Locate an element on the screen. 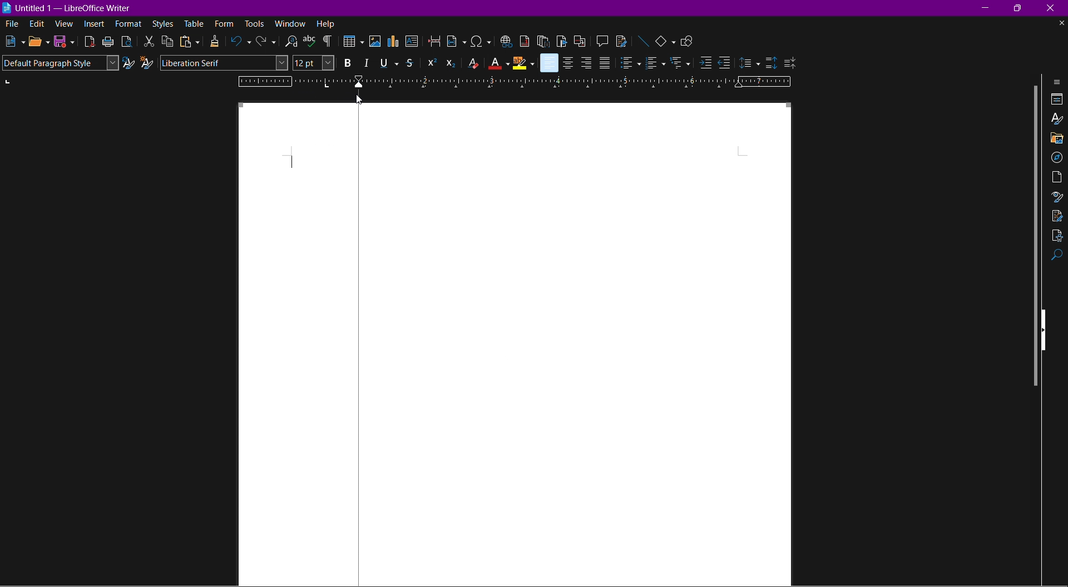  close current document is located at coordinates (1061, 23).